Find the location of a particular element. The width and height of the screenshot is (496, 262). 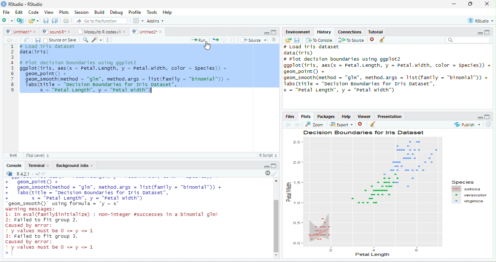

Packages is located at coordinates (326, 117).